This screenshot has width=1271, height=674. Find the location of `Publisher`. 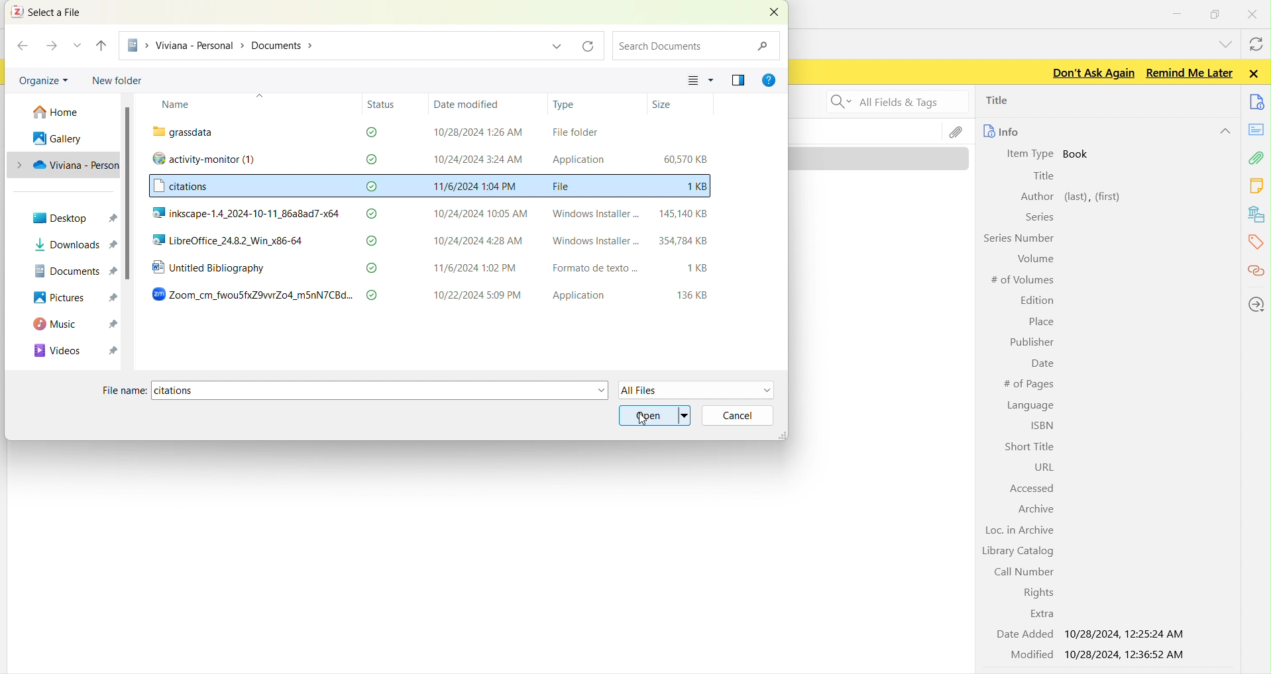

Publisher is located at coordinates (1030, 342).